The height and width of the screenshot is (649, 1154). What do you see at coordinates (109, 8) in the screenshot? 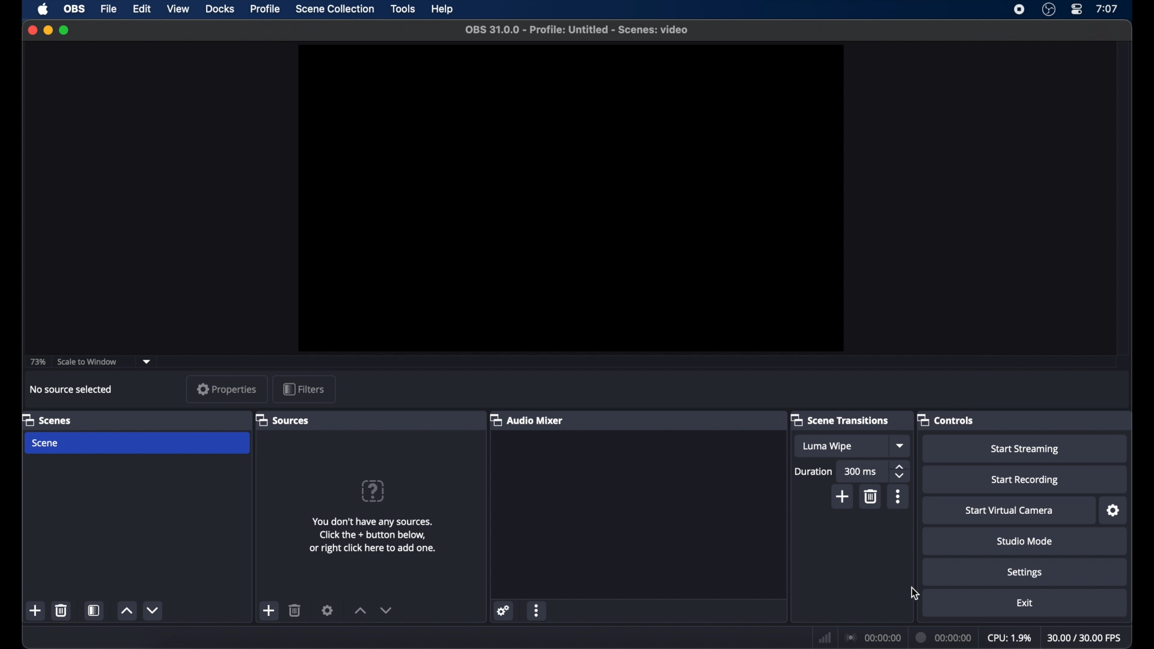
I see `file` at bounding box center [109, 8].